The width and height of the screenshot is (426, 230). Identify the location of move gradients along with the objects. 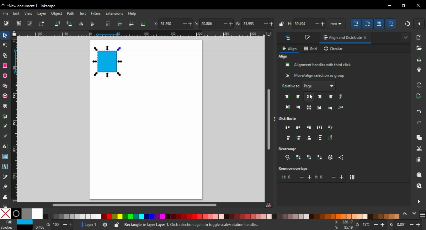
(379, 24).